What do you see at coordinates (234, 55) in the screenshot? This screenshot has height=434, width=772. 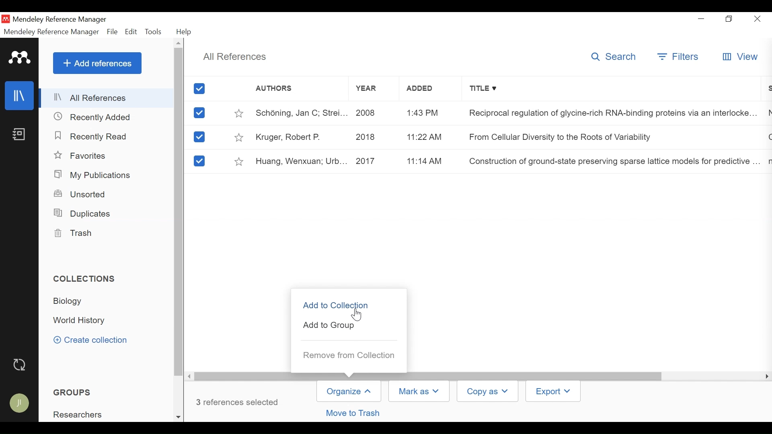 I see `All References` at bounding box center [234, 55].